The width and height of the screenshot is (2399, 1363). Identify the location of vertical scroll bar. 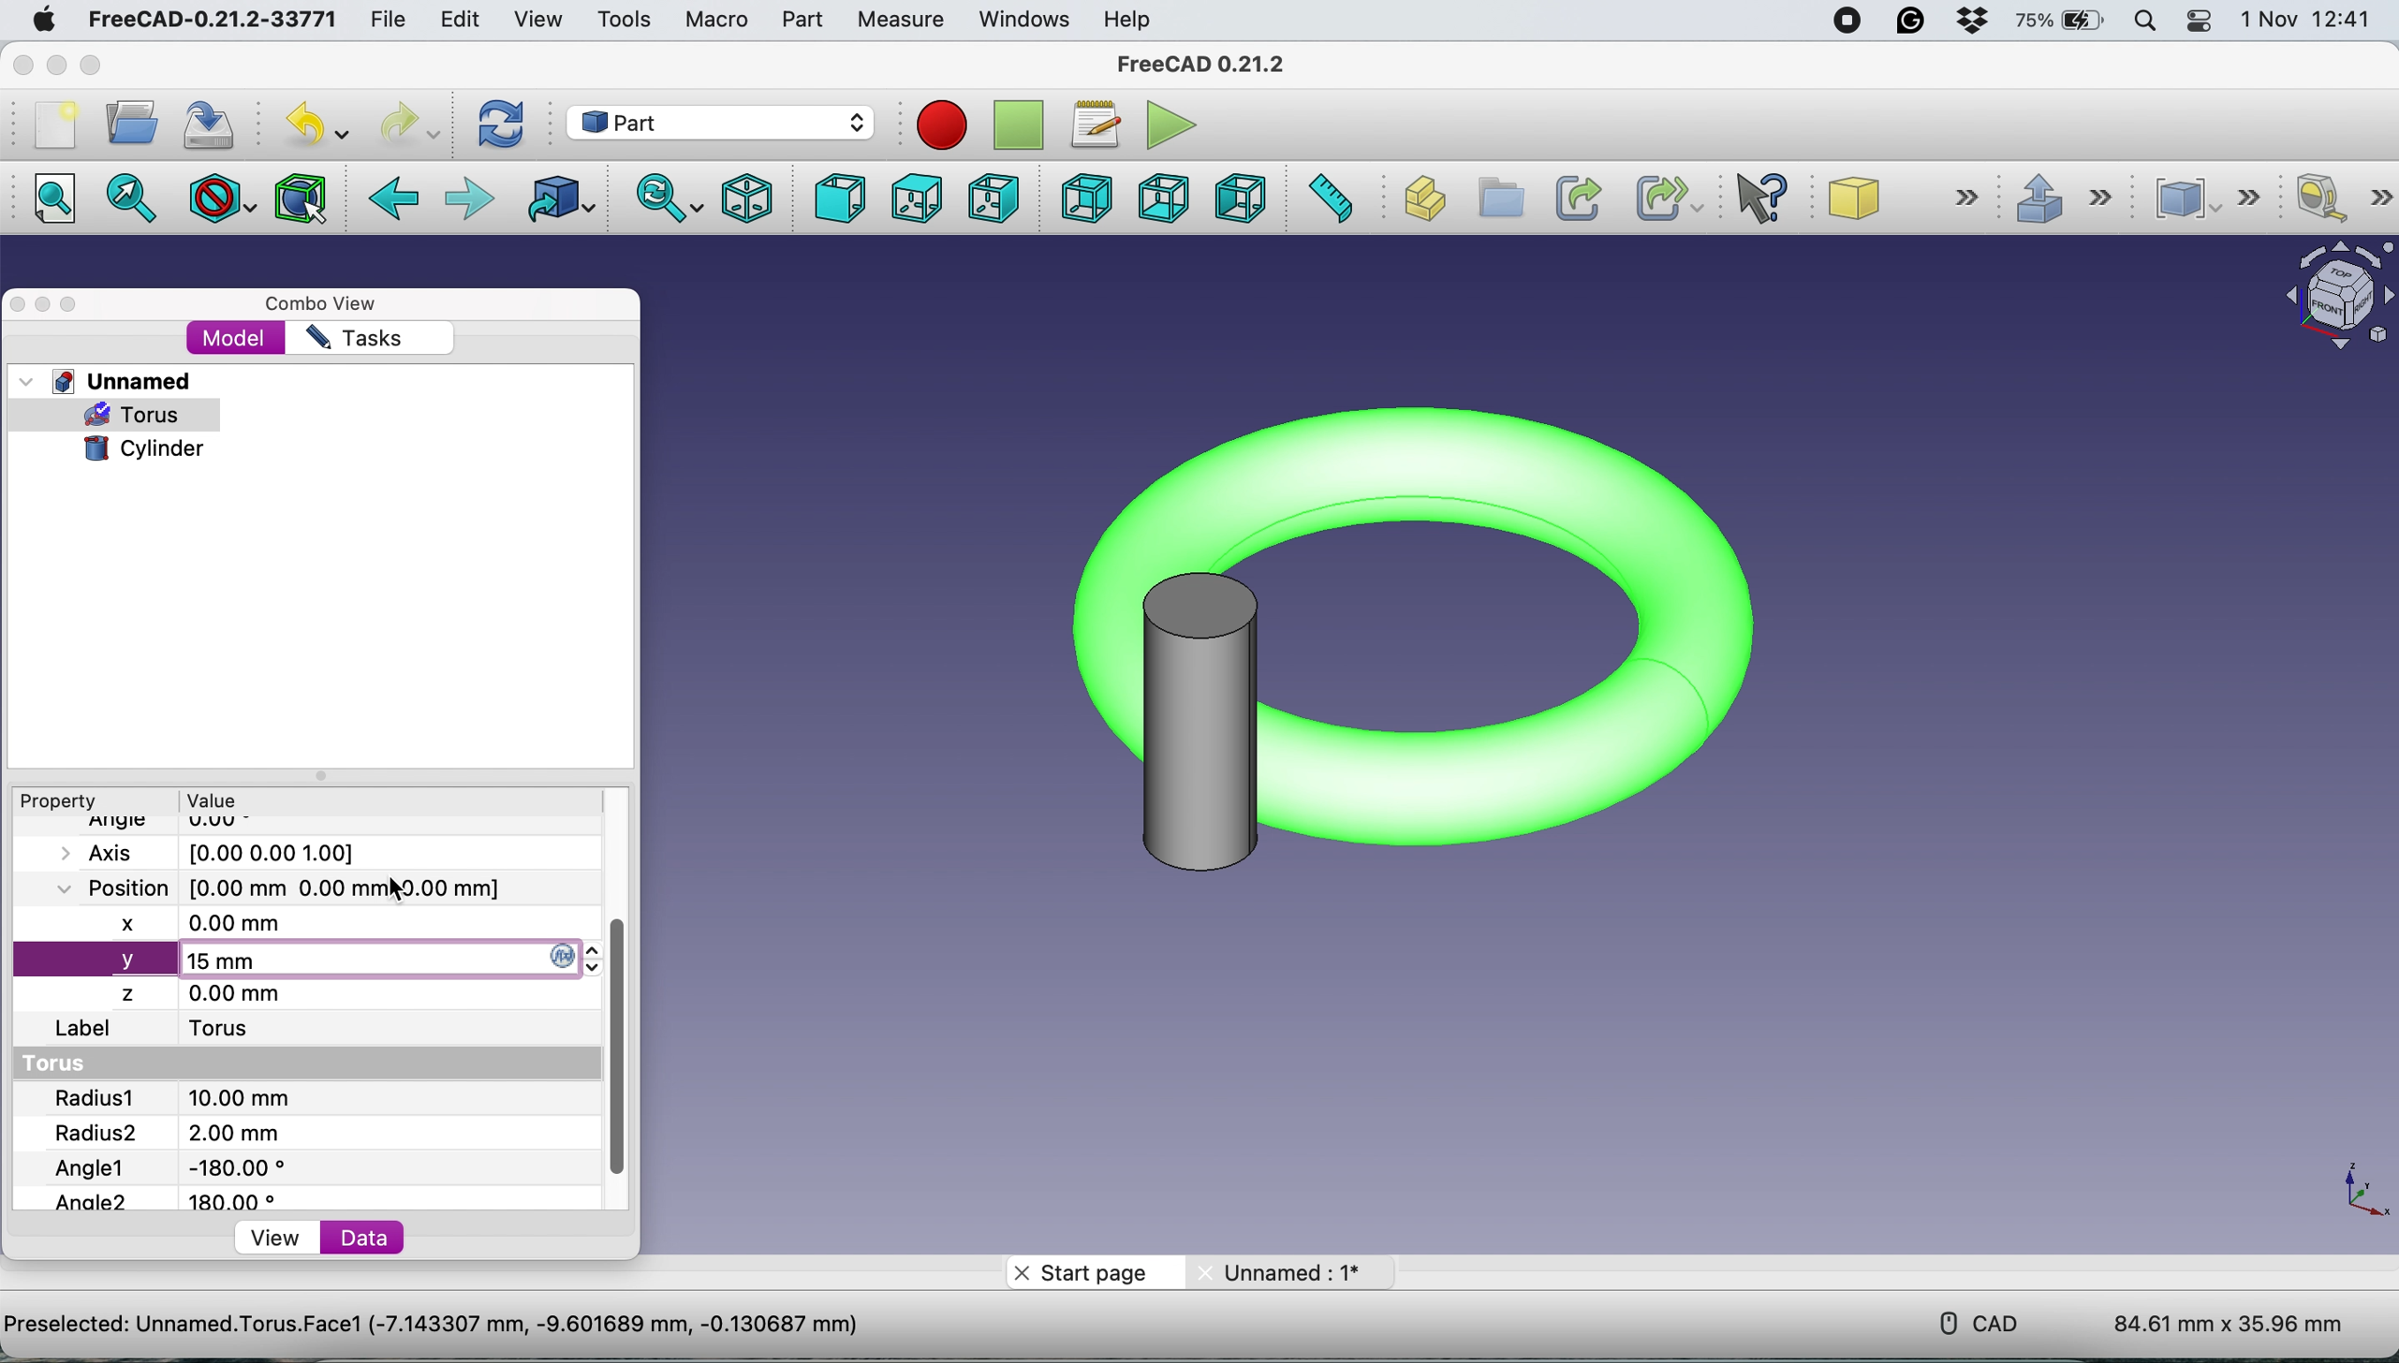
(618, 1052).